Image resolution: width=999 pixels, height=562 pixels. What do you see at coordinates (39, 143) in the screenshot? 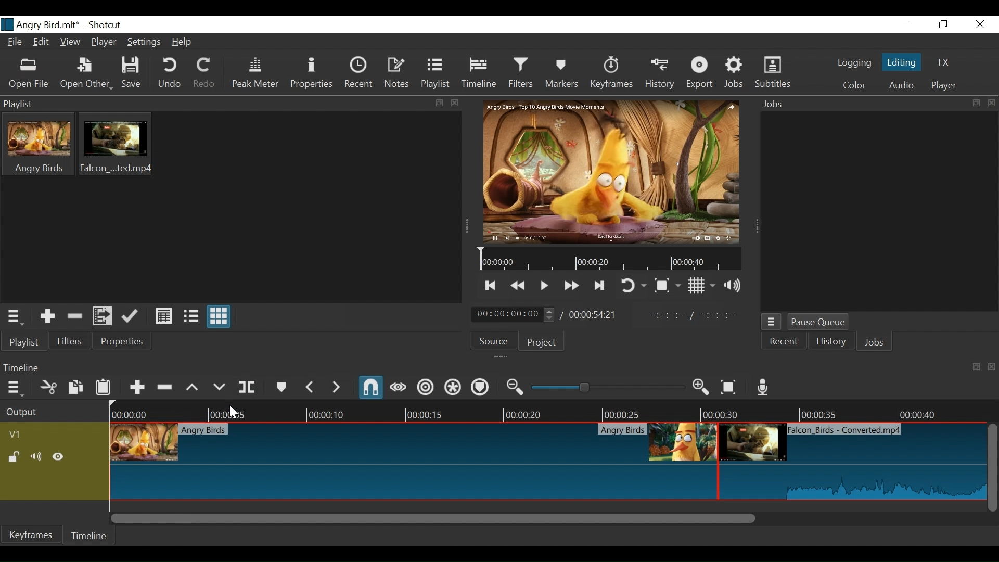
I see `Clip` at bounding box center [39, 143].